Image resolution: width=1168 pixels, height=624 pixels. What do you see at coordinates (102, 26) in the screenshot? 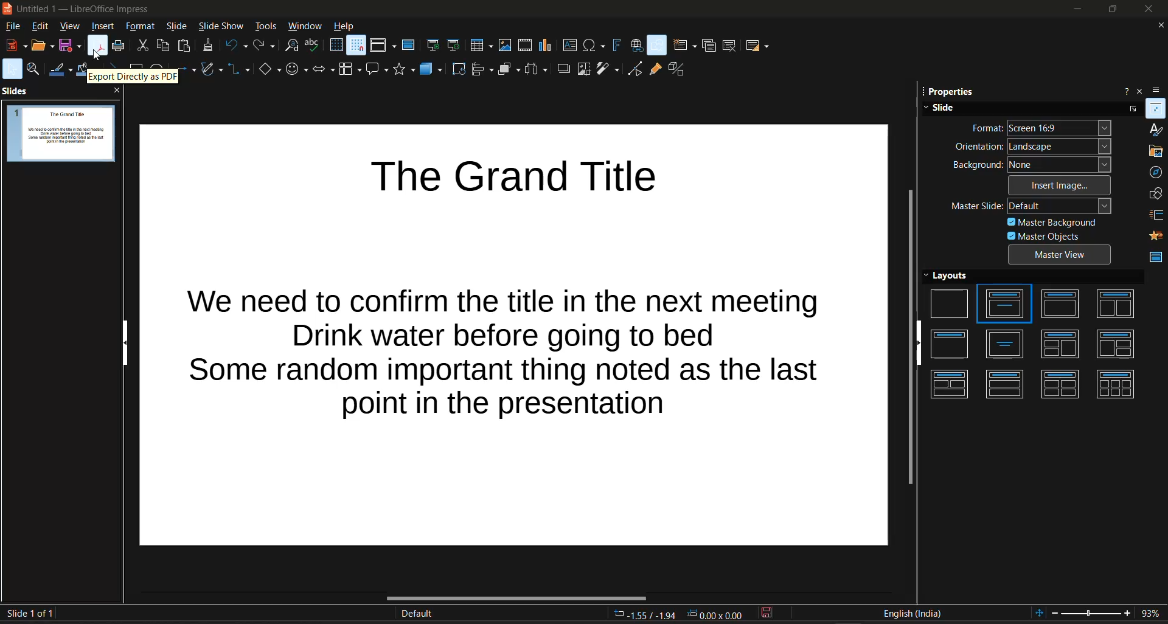
I see `insert` at bounding box center [102, 26].